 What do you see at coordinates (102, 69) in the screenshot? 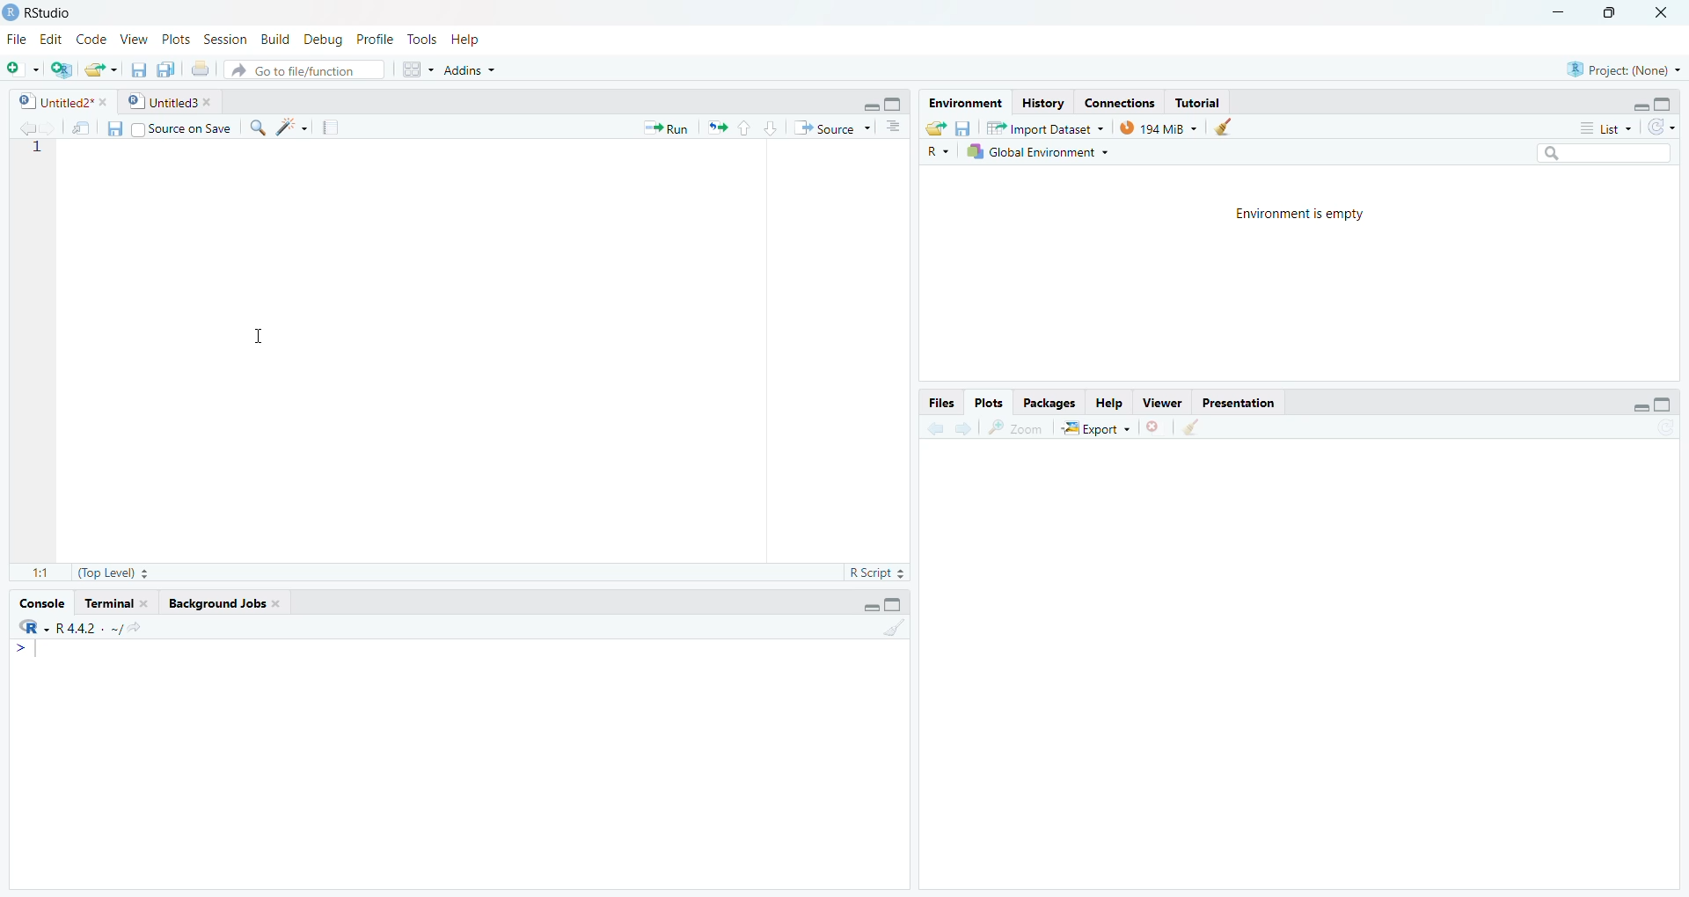
I see `open an exist file` at bounding box center [102, 69].